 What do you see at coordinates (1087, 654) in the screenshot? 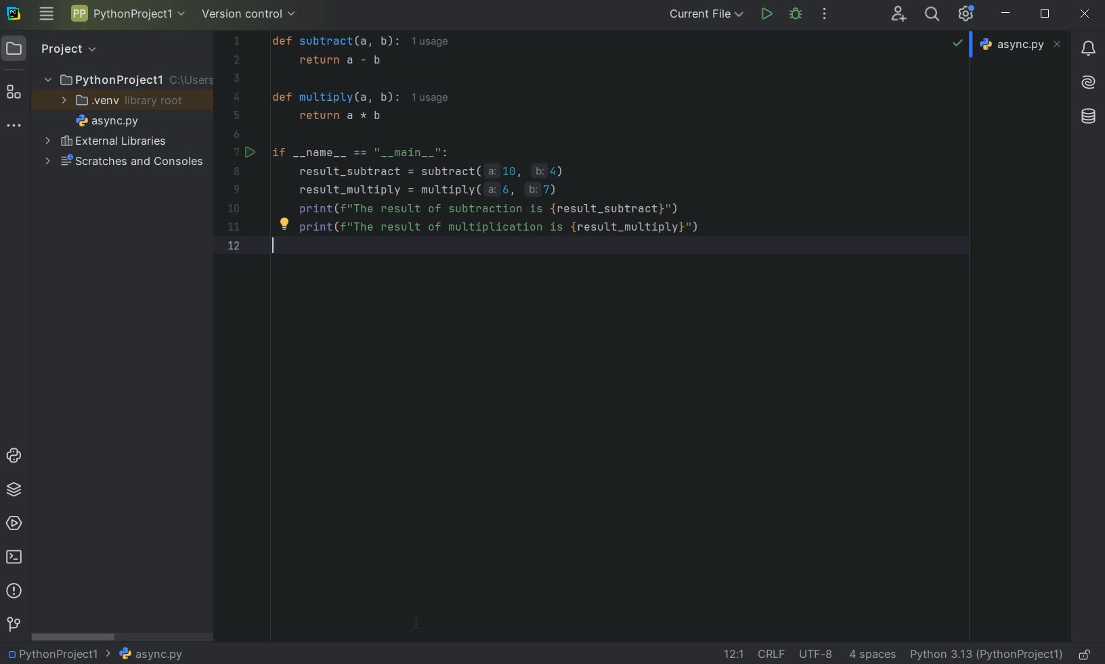
I see `make file ready only` at bounding box center [1087, 654].